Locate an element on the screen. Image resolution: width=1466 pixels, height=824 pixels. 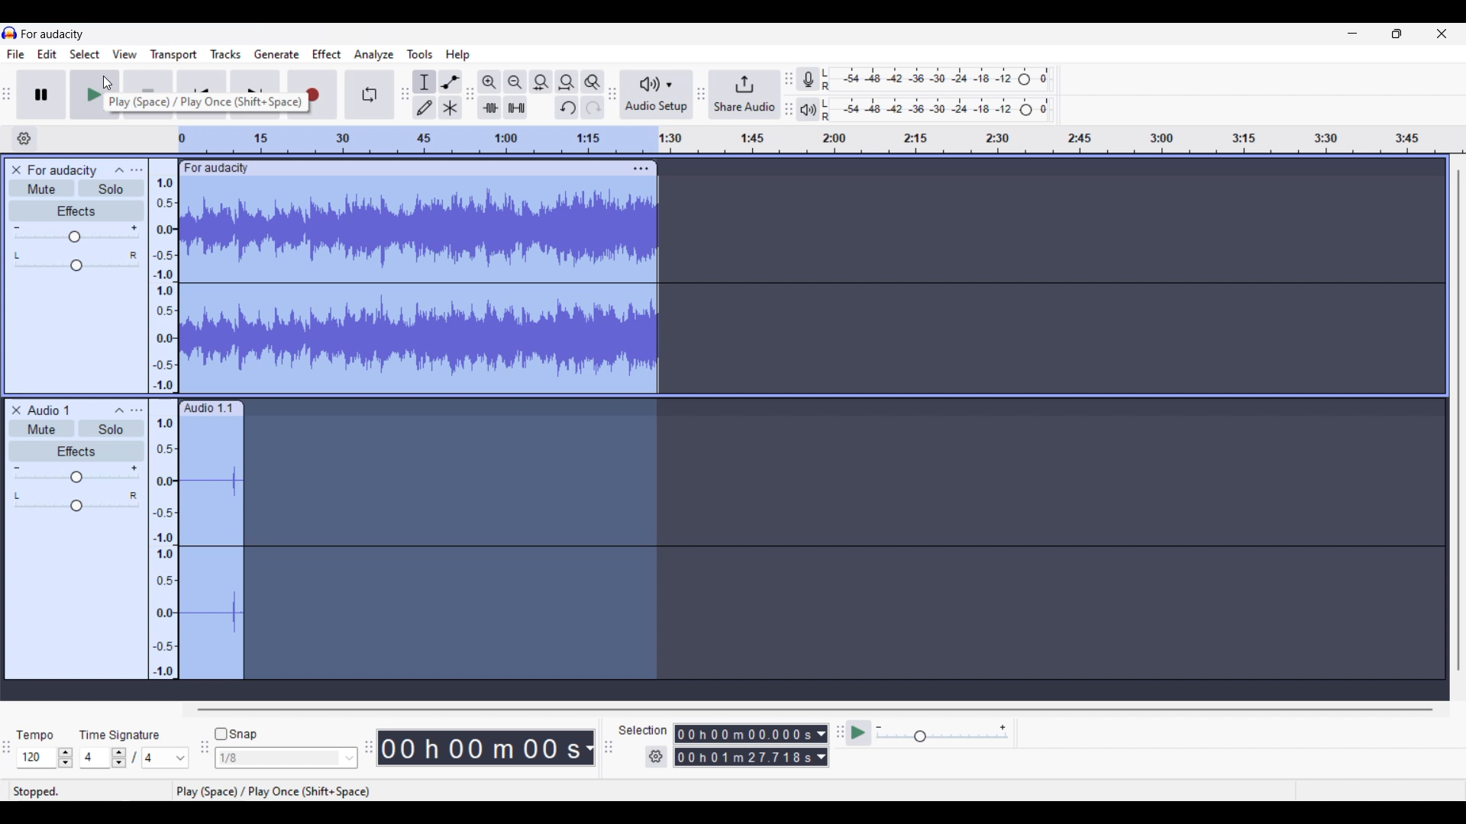
track options is located at coordinates (639, 169).